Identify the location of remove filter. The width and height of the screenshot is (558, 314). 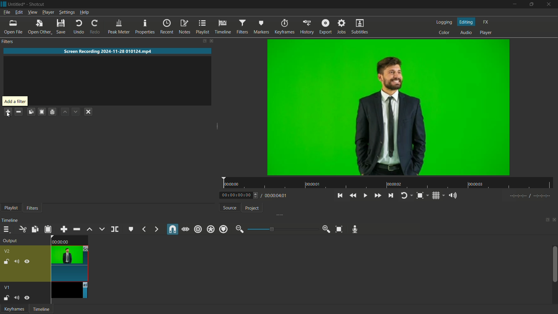
(19, 112).